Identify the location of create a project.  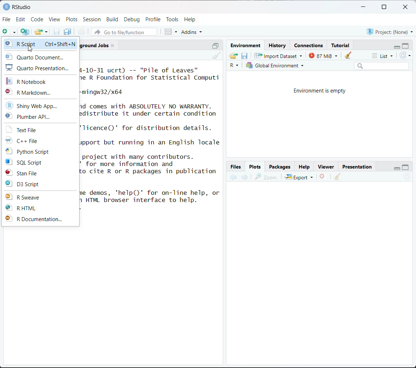
(25, 32).